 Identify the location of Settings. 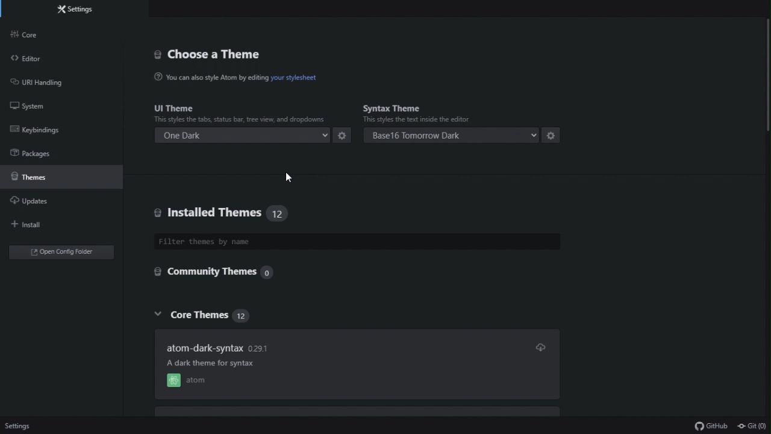
(19, 426).